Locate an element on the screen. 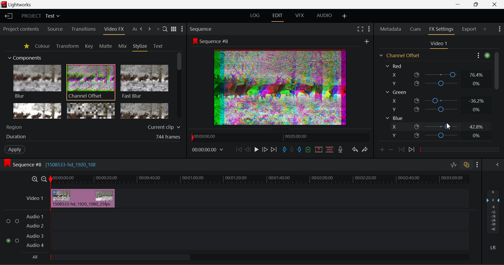 The height and width of the screenshot is (265, 504). Frame Time is located at coordinates (208, 150).